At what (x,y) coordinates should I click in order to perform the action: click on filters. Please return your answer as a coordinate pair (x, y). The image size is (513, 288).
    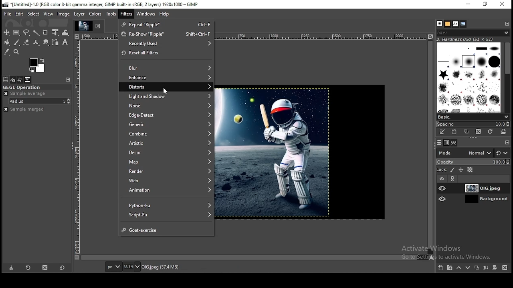
    Looking at the image, I should click on (126, 14).